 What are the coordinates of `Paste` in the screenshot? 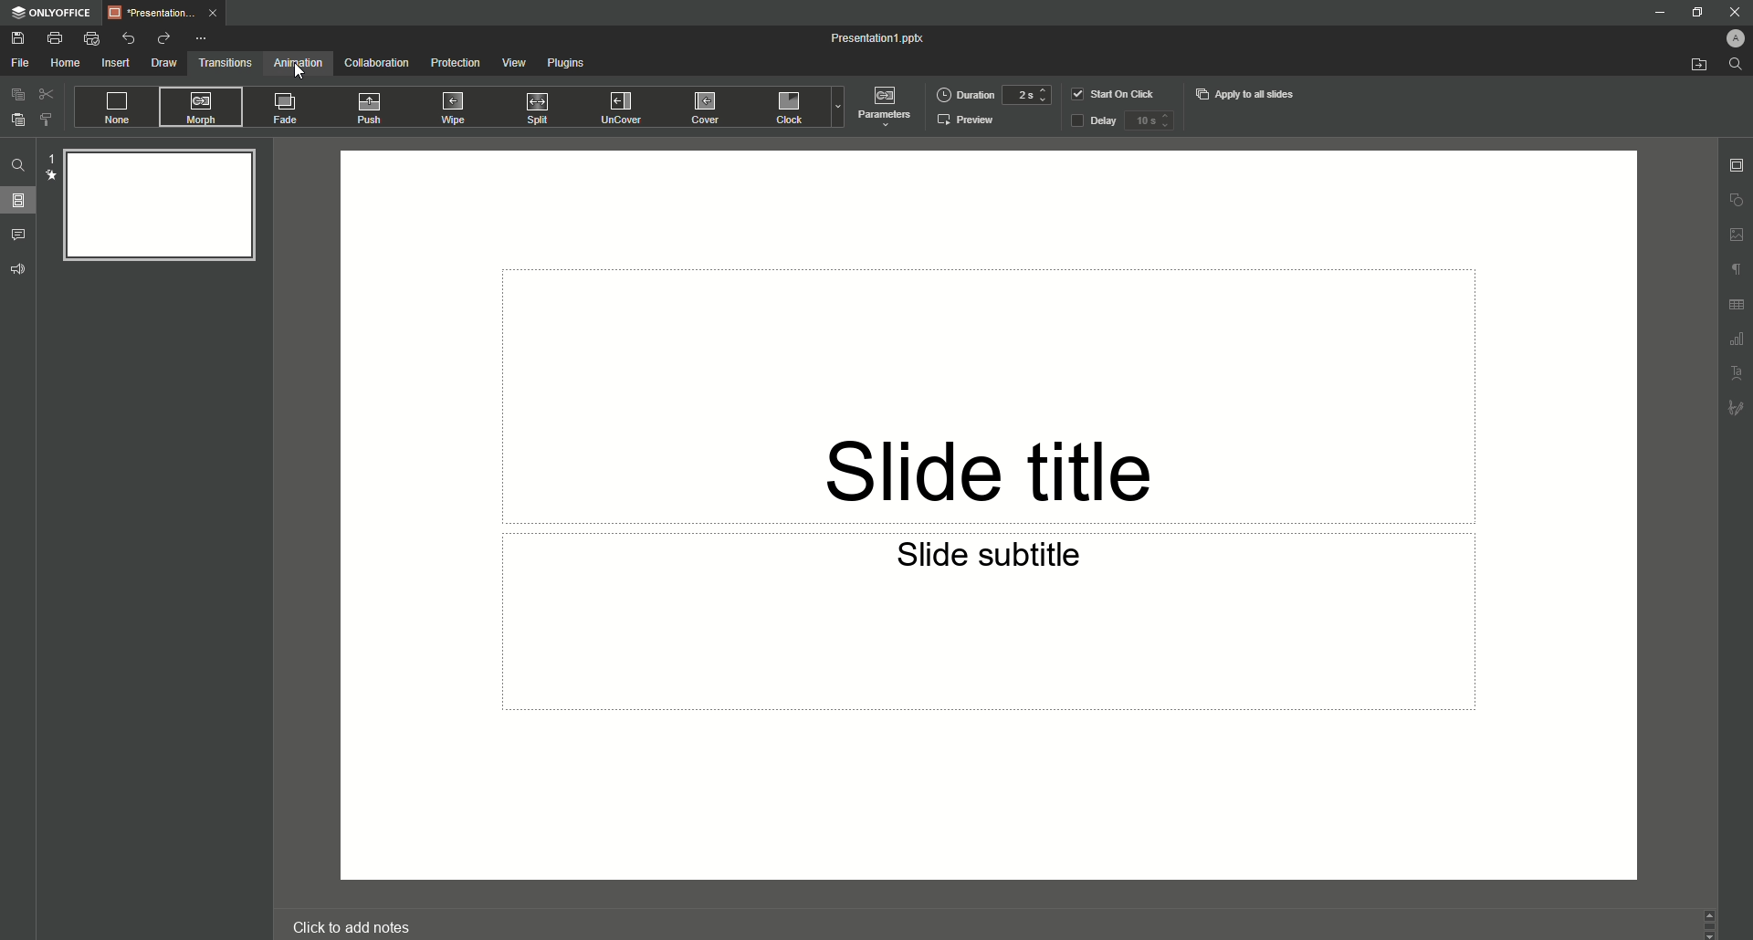 It's located at (17, 119).